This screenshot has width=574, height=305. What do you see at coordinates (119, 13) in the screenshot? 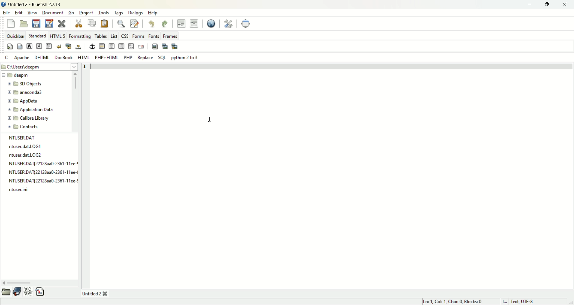
I see `tags` at bounding box center [119, 13].